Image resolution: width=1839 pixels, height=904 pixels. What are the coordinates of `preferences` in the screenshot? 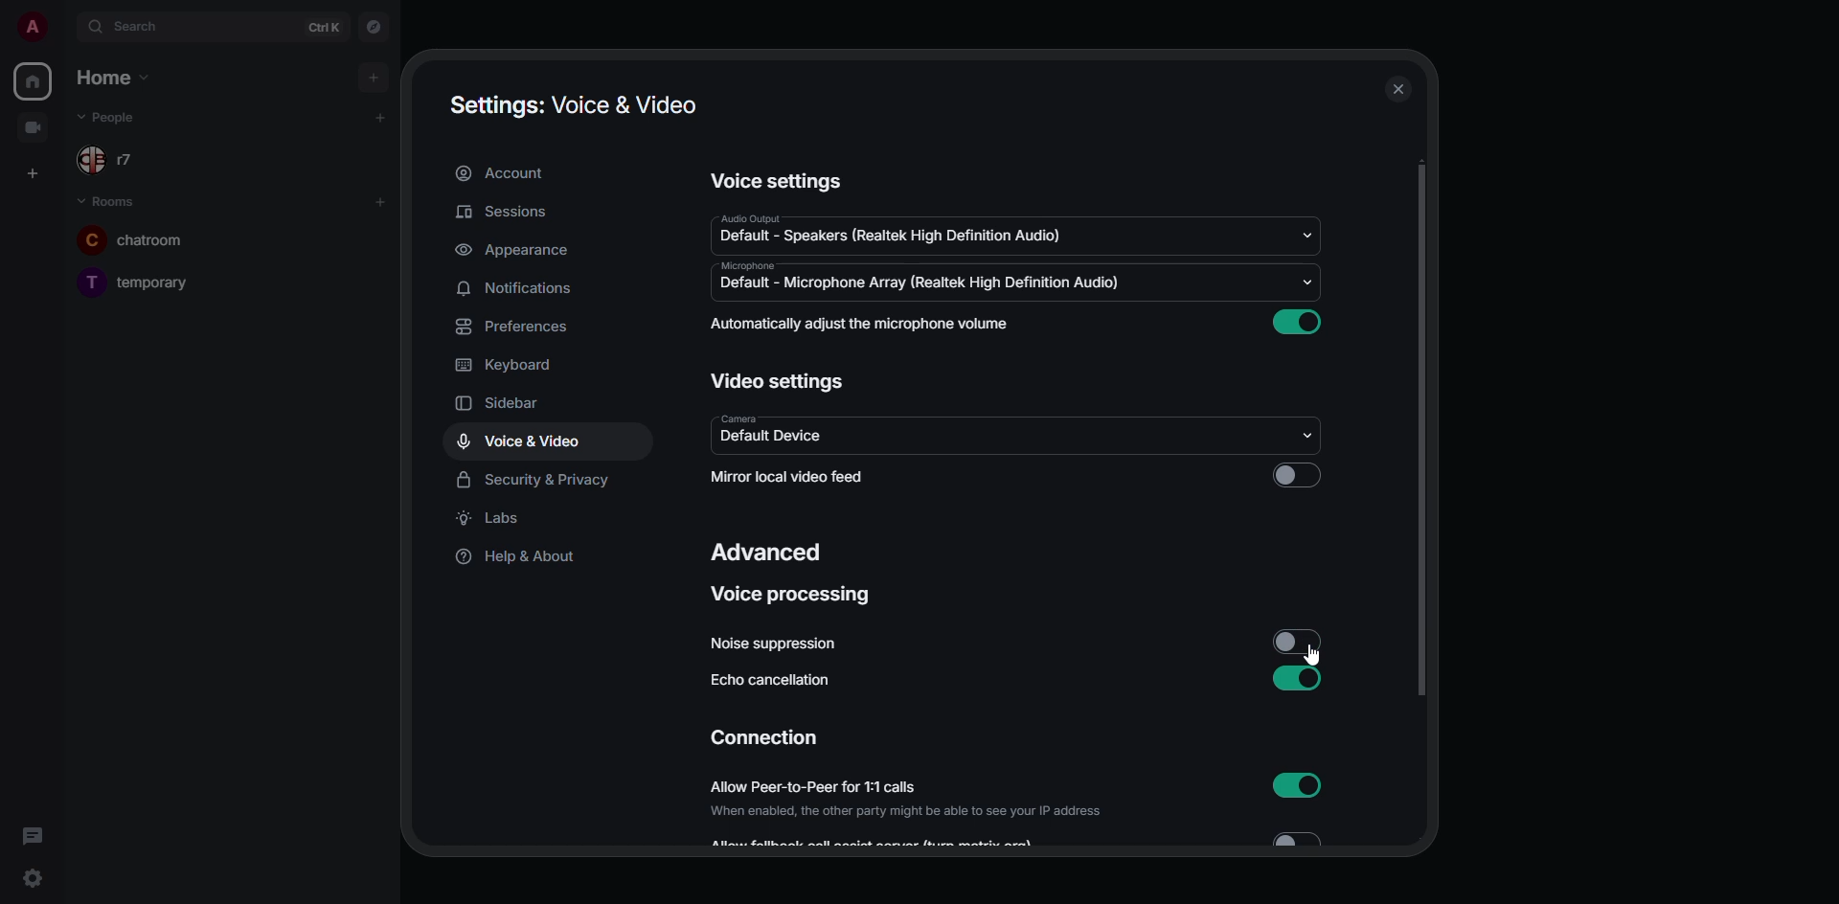 It's located at (518, 327).